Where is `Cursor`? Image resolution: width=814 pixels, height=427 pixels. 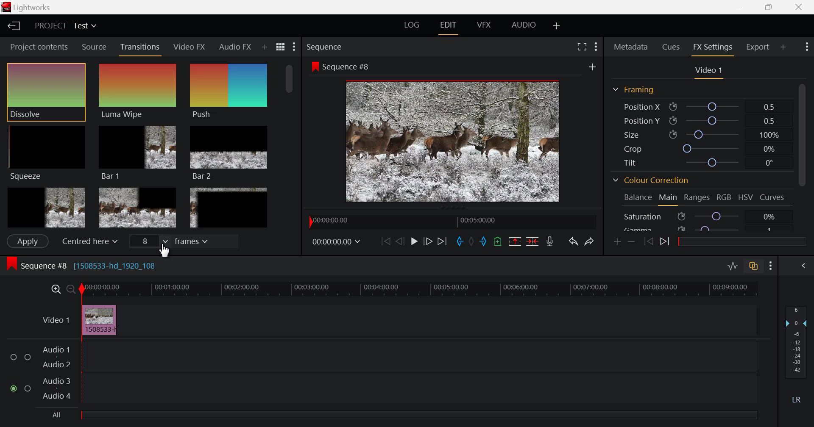
Cursor is located at coordinates (166, 251).